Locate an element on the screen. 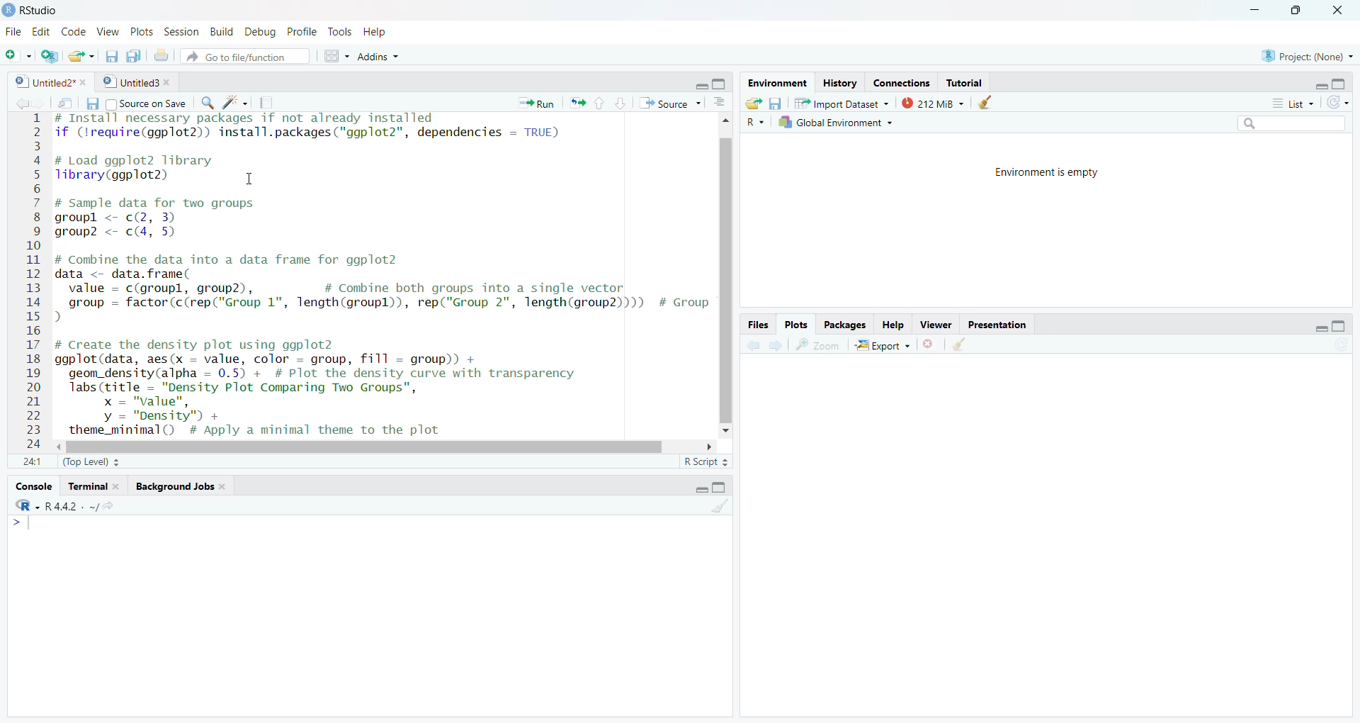 This screenshot has width=1360, height=723. view is located at coordinates (106, 31).